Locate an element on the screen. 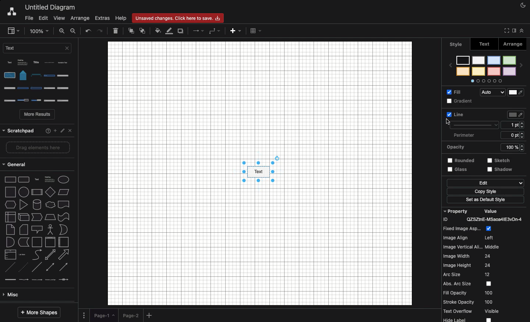 This screenshot has width=530, height=322. Table is located at coordinates (255, 31).